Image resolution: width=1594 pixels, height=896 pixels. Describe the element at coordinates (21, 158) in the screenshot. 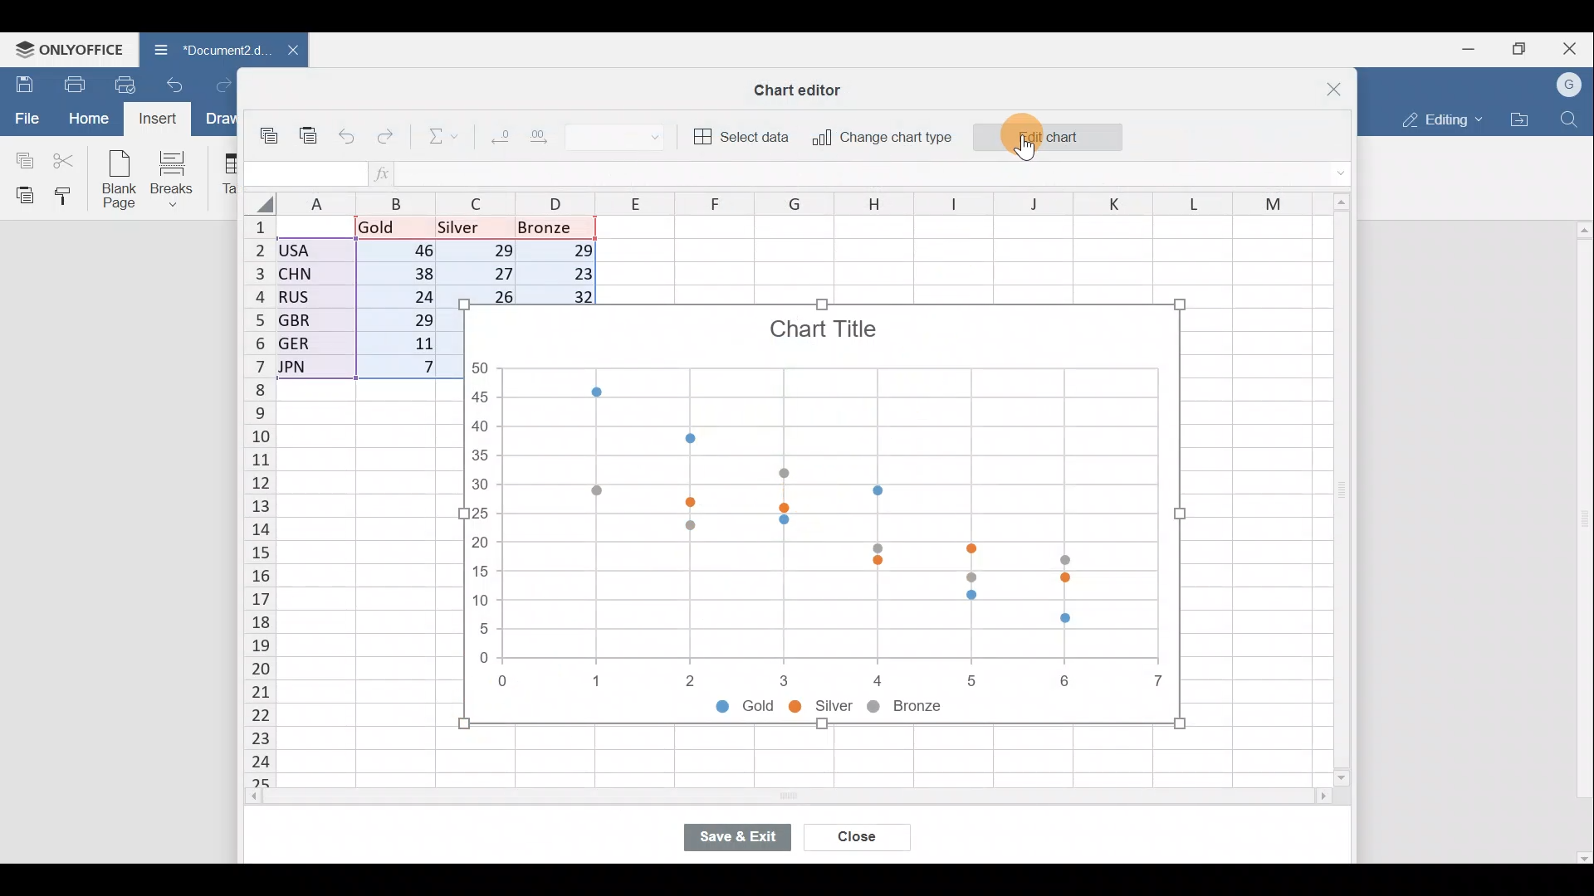

I see `Copy` at that location.